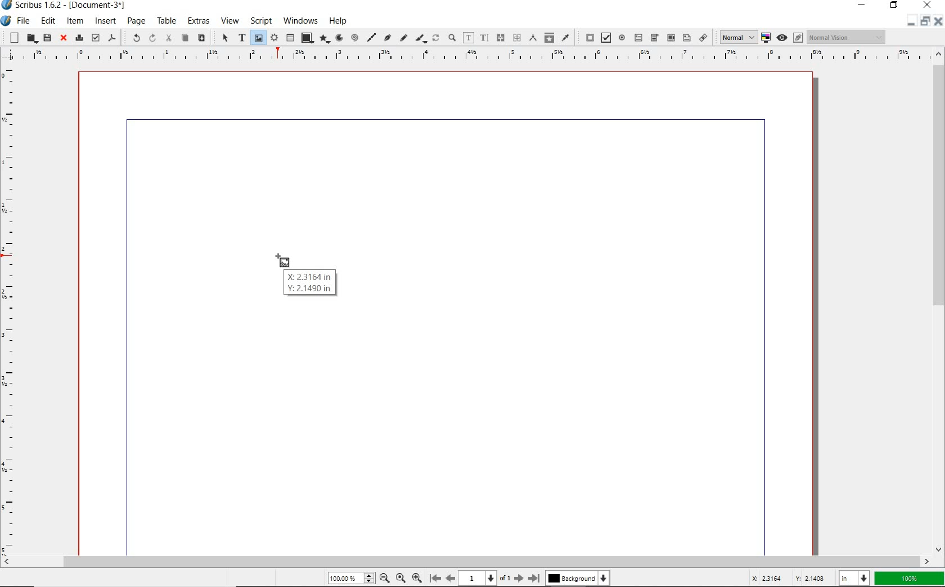 Image resolution: width=945 pixels, height=587 pixels. Describe the element at coordinates (289, 38) in the screenshot. I see `table` at that location.